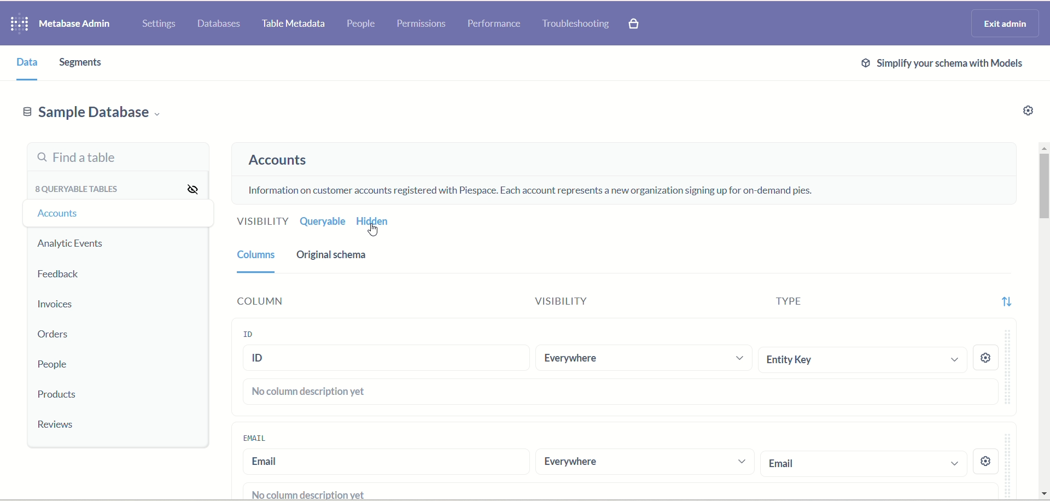  Describe the element at coordinates (1029, 112) in the screenshot. I see `settings` at that location.